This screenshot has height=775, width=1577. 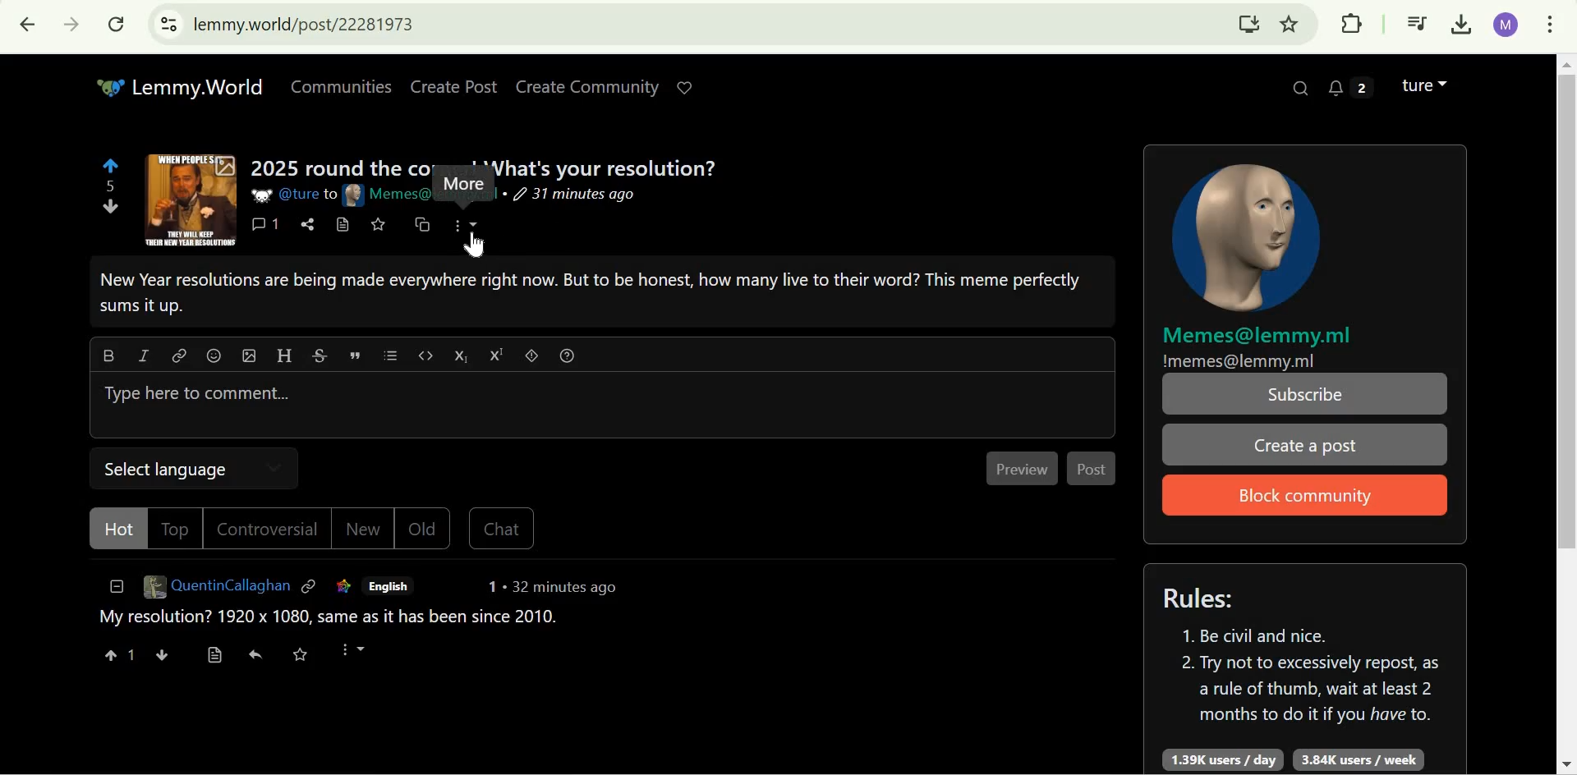 I want to click on list, so click(x=390, y=354).